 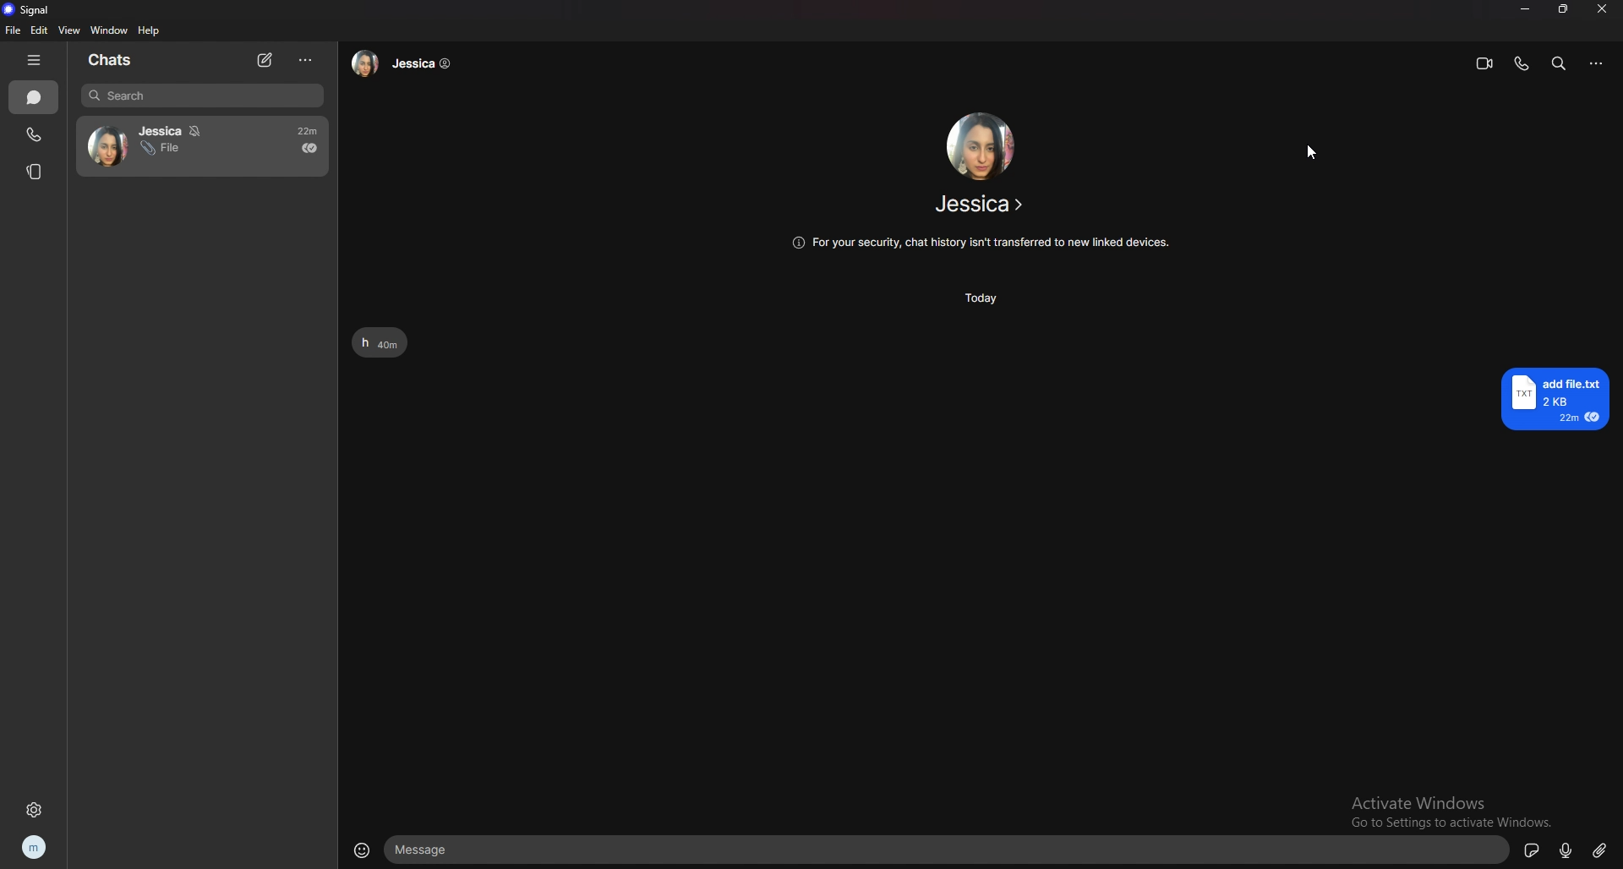 I want to click on attachment, so click(x=1600, y=850).